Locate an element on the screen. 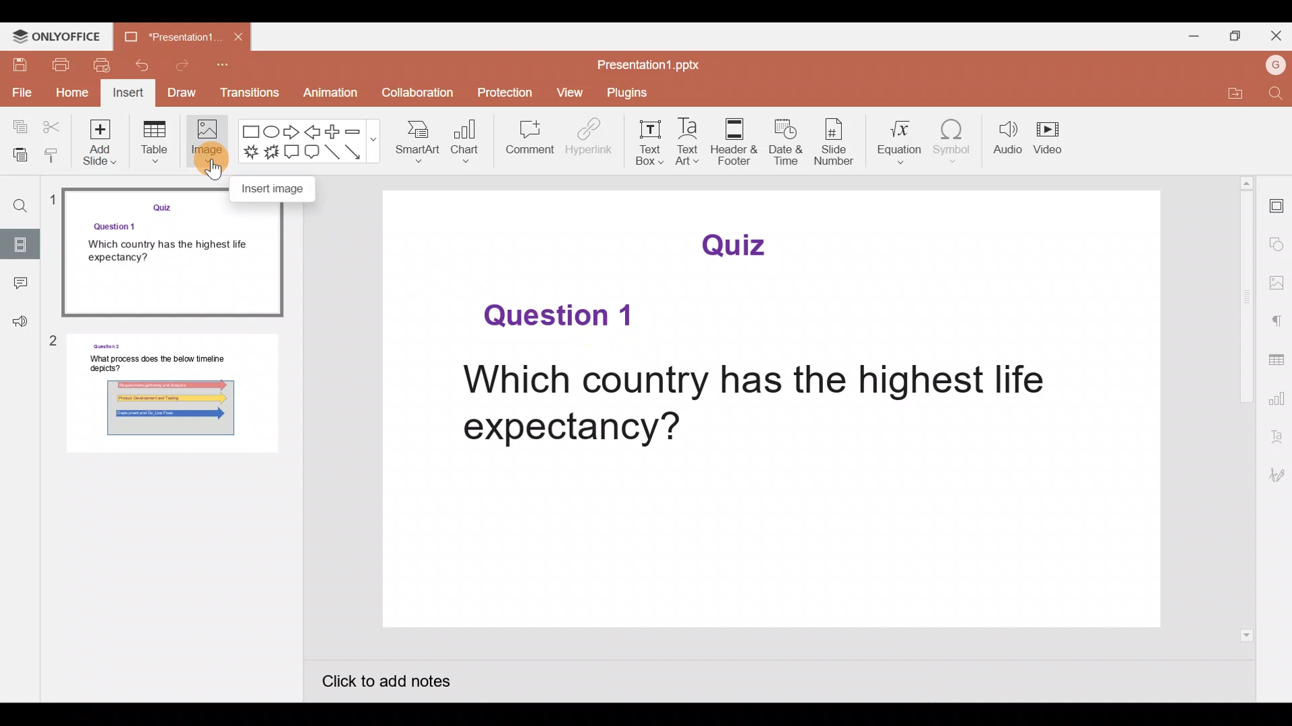 The height and width of the screenshot is (726, 1292). Cut is located at coordinates (53, 126).